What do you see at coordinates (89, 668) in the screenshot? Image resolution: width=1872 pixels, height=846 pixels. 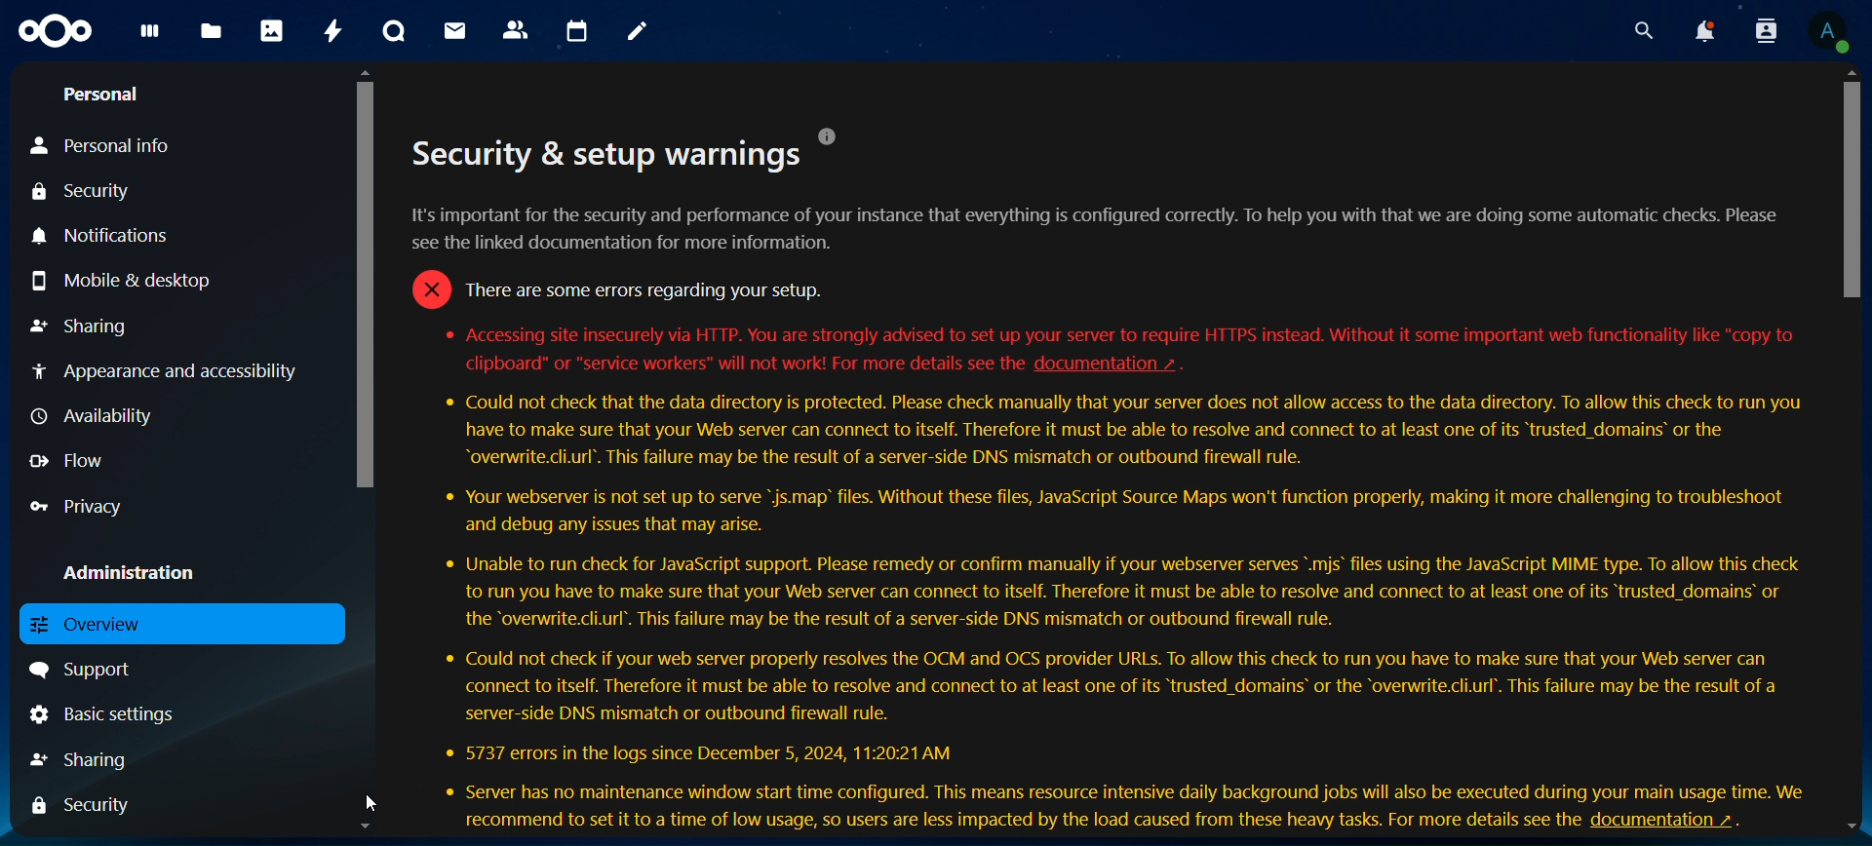 I see `support` at bounding box center [89, 668].